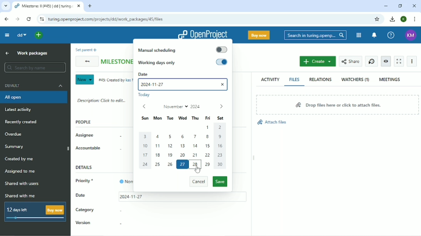 This screenshot has height=236, width=421. I want to click on toggle, so click(221, 50).